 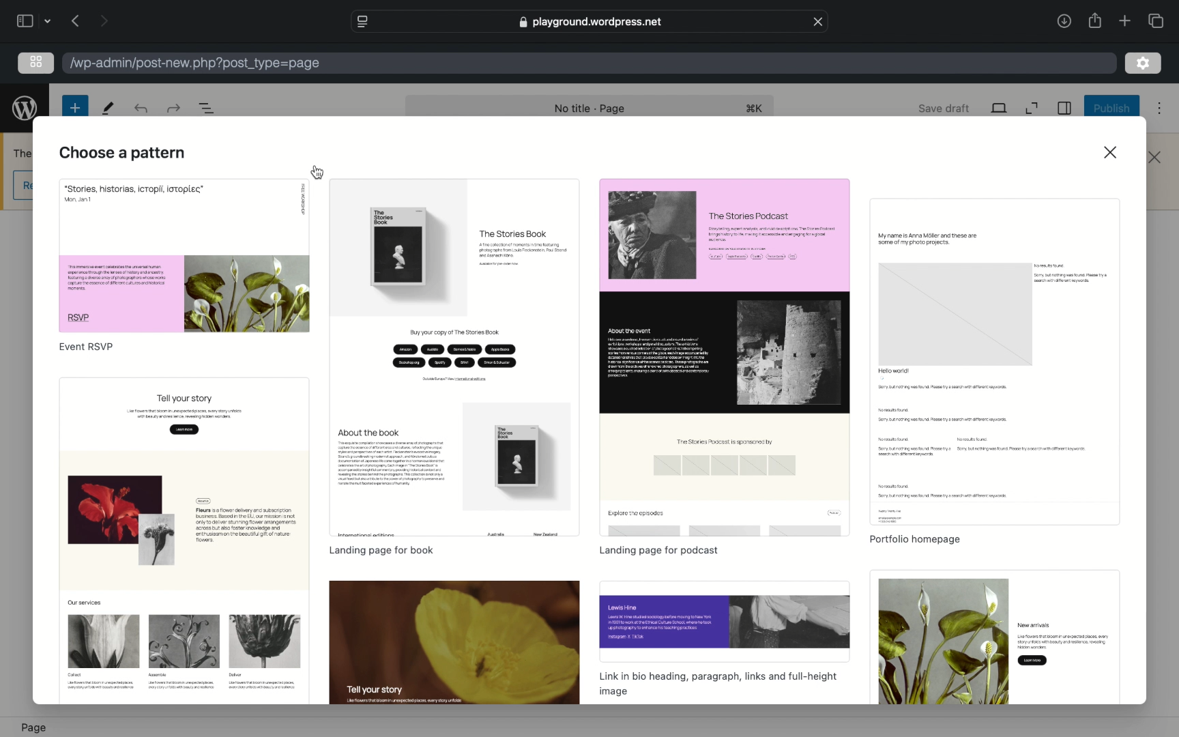 What do you see at coordinates (1031, 108) in the screenshot?
I see `expand` at bounding box center [1031, 108].